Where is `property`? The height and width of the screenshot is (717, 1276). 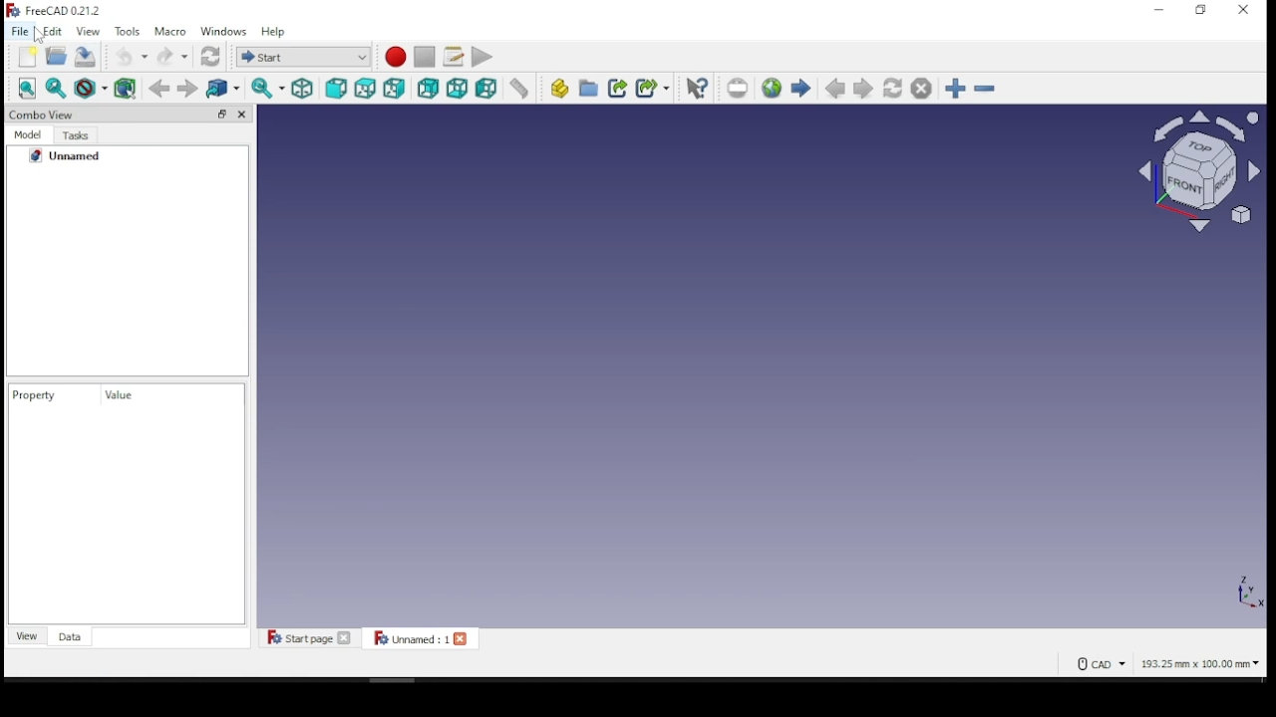 property is located at coordinates (41, 395).